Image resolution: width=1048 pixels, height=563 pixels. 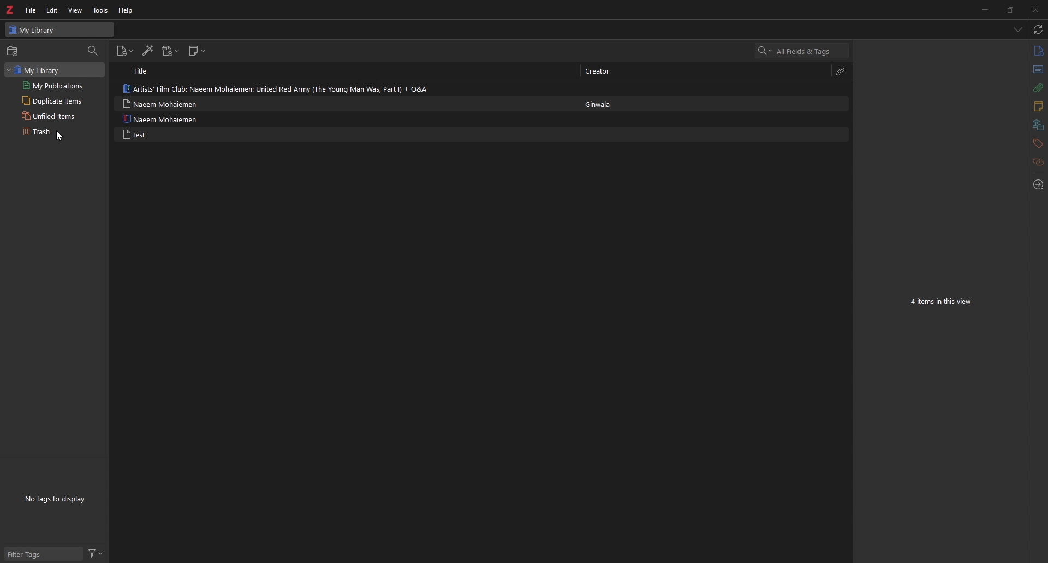 What do you see at coordinates (148, 71) in the screenshot?
I see `title` at bounding box center [148, 71].